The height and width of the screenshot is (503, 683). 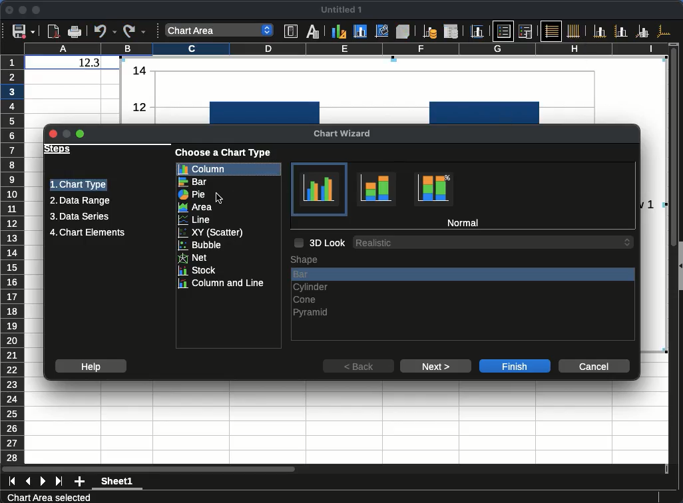 What do you see at coordinates (228, 232) in the screenshot?
I see `xy scatter` at bounding box center [228, 232].